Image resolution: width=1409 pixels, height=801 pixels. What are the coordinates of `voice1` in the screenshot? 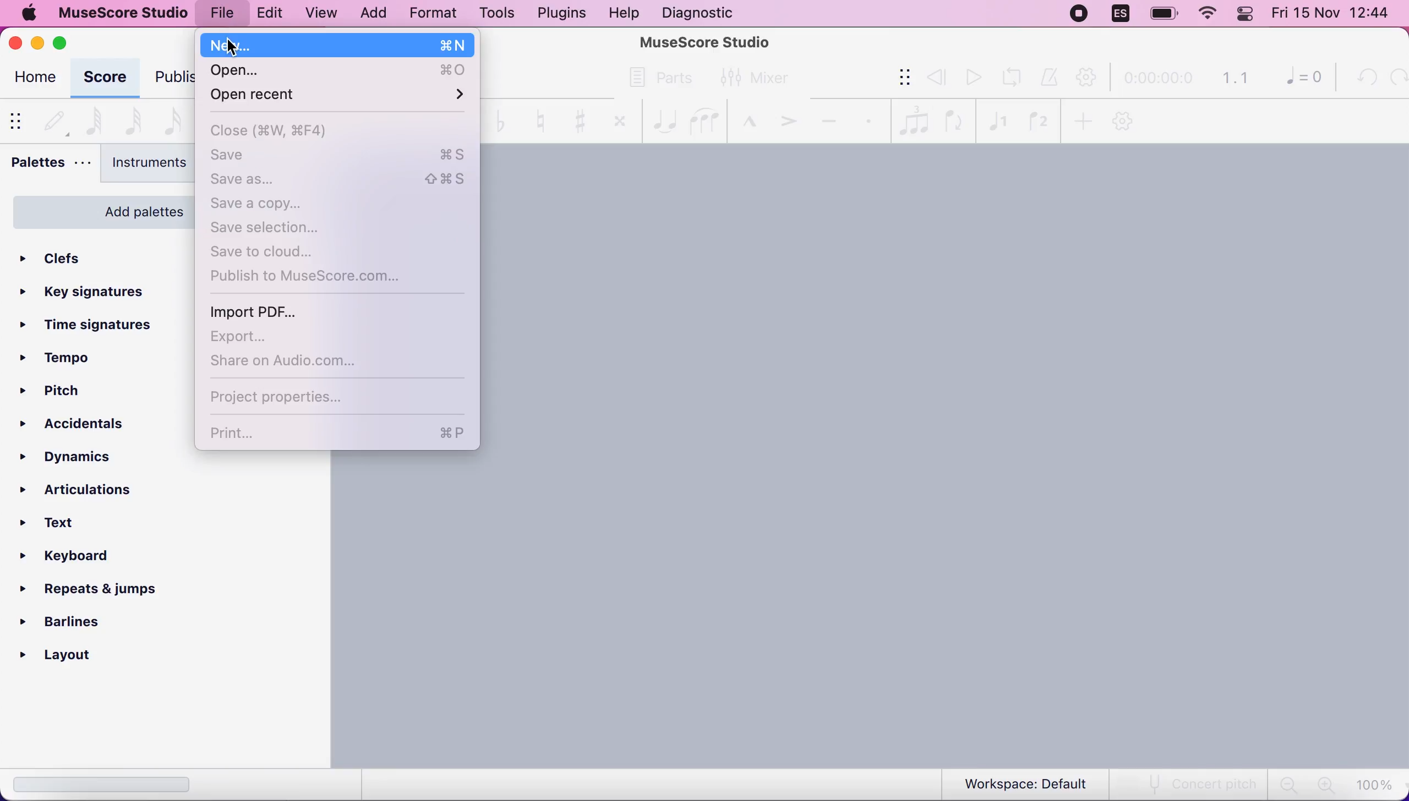 It's located at (997, 119).